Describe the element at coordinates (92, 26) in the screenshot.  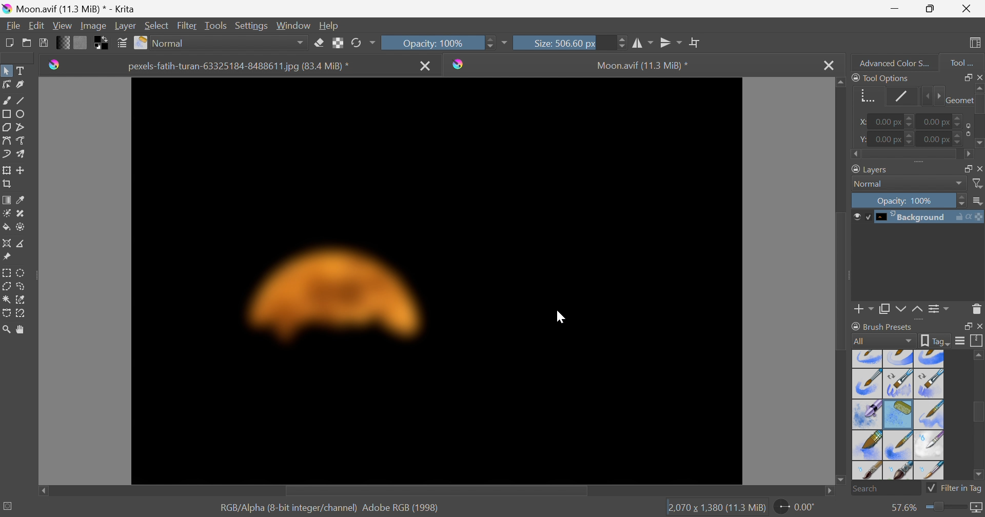
I see `Image` at that location.